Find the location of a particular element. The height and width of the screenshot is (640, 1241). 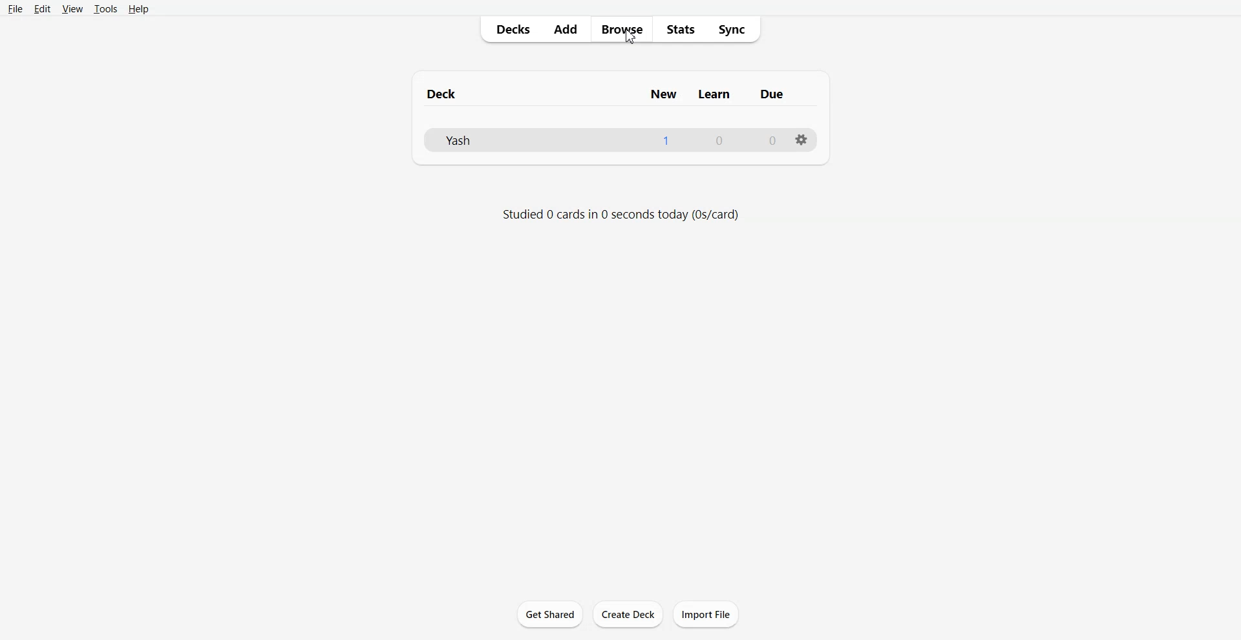

View is located at coordinates (72, 8).